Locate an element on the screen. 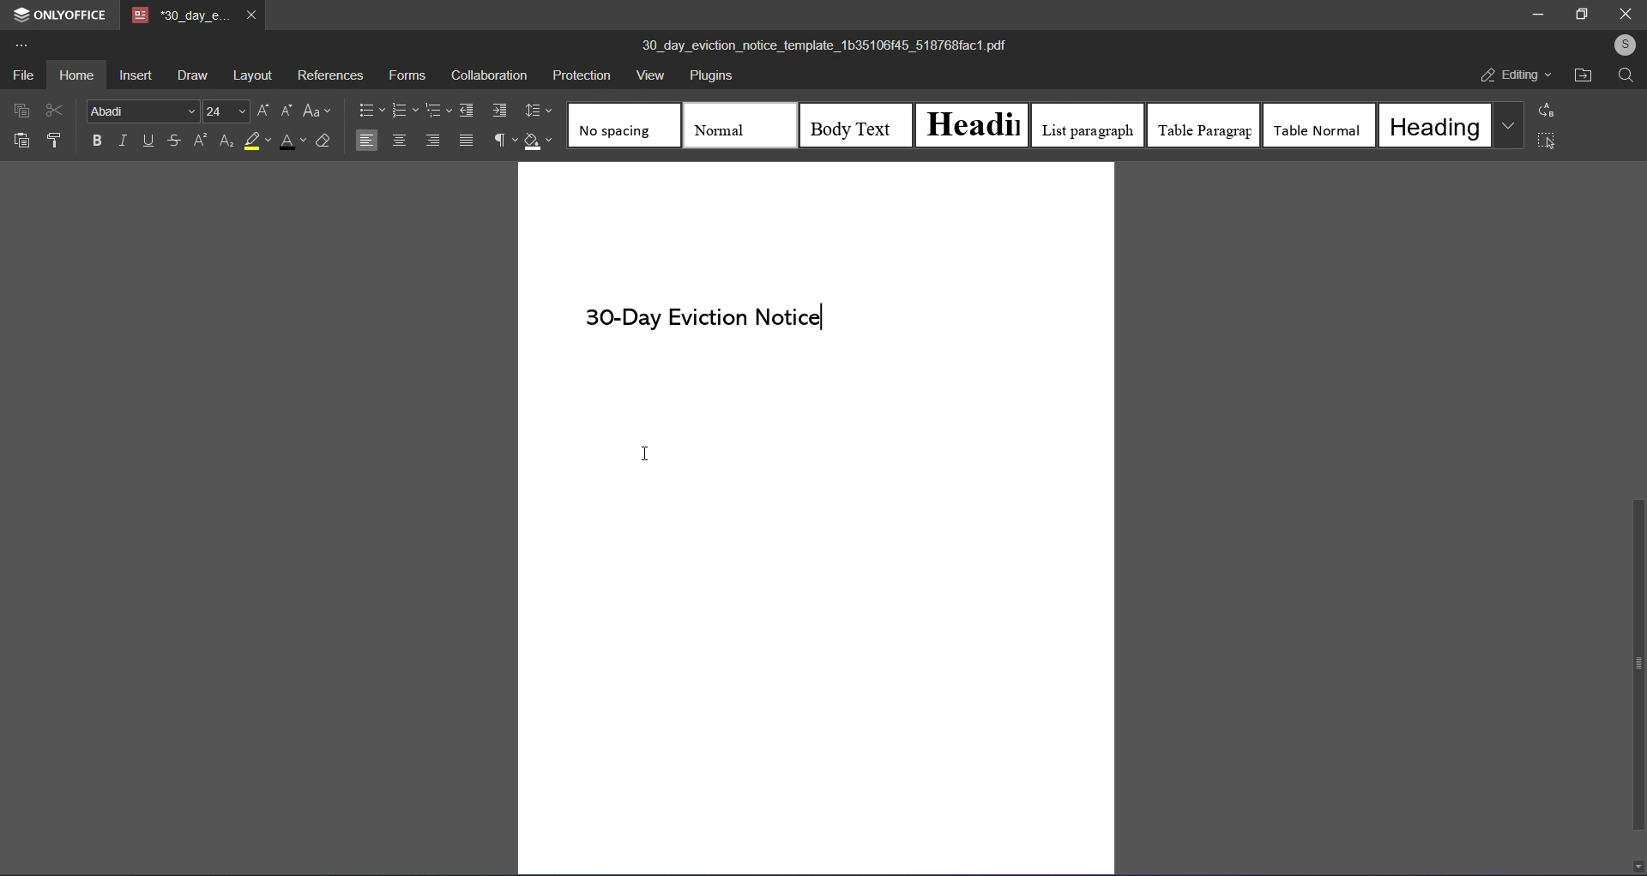 This screenshot has width=1647, height=876. close is located at coordinates (1626, 15).